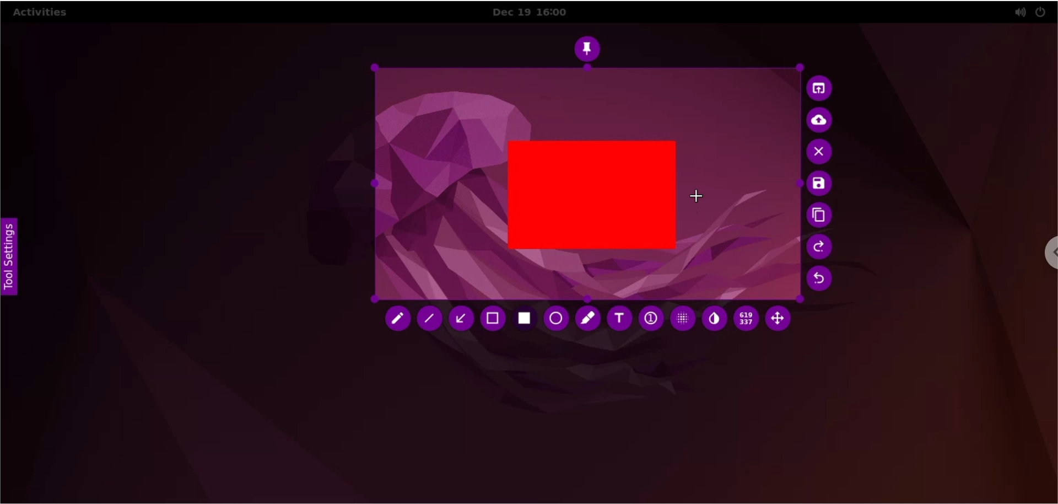  I want to click on upload , so click(824, 120).